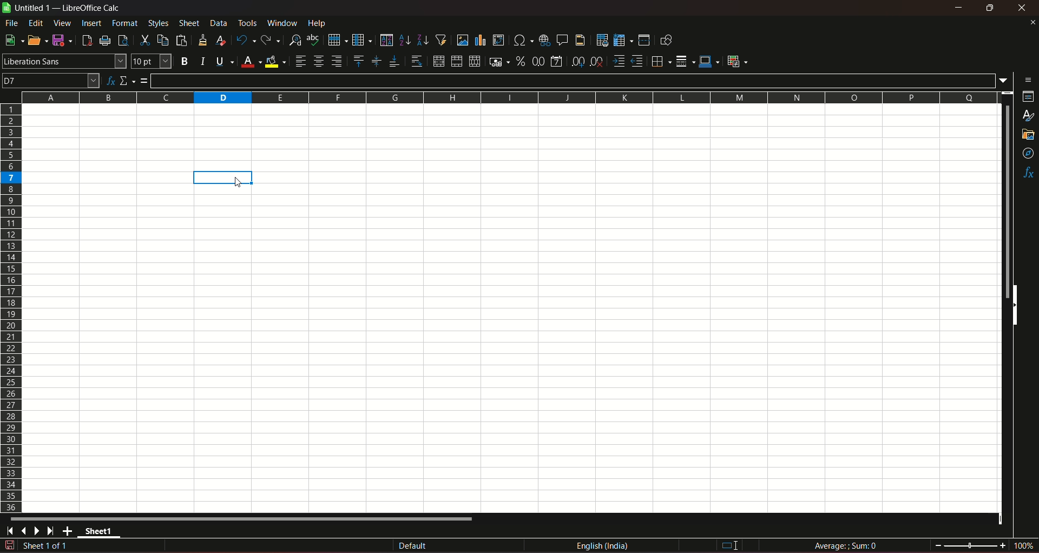 This screenshot has width=1039, height=553. Describe the element at coordinates (294, 39) in the screenshot. I see `find and replace` at that location.